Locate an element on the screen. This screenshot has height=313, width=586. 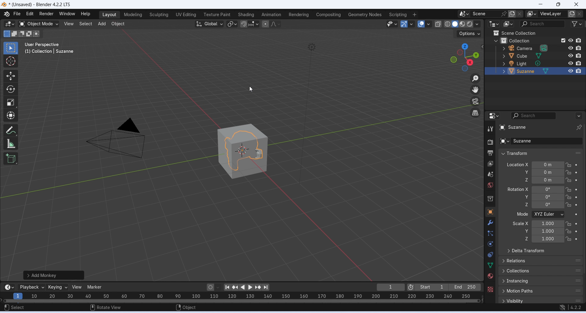
tool is located at coordinates (491, 129).